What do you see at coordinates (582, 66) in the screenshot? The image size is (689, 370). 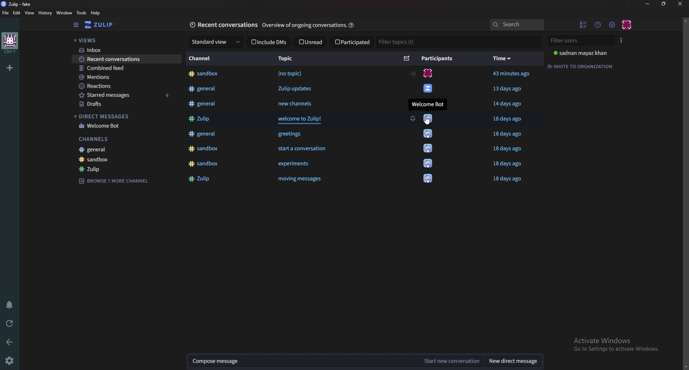 I see `Invite to organization` at bounding box center [582, 66].